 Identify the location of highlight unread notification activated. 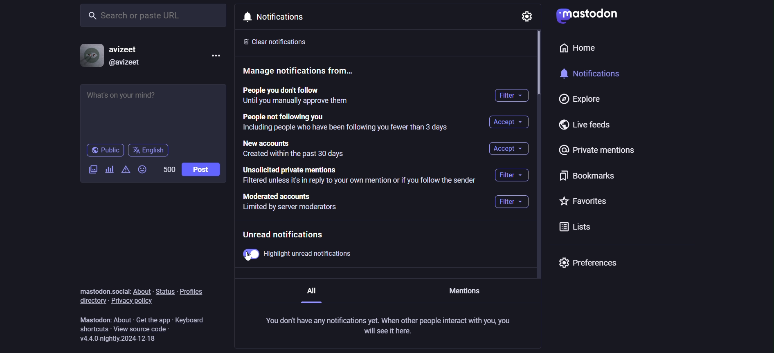
(295, 256).